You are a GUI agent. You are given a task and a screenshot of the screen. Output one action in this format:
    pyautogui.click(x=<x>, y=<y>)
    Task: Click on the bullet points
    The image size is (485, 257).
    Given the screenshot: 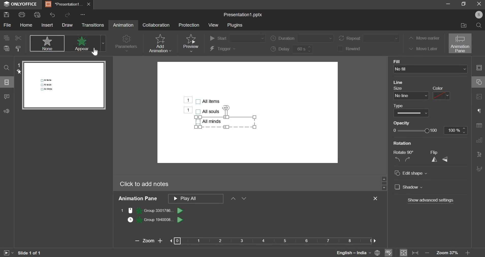 What is the action you would take?
    pyautogui.click(x=208, y=111)
    